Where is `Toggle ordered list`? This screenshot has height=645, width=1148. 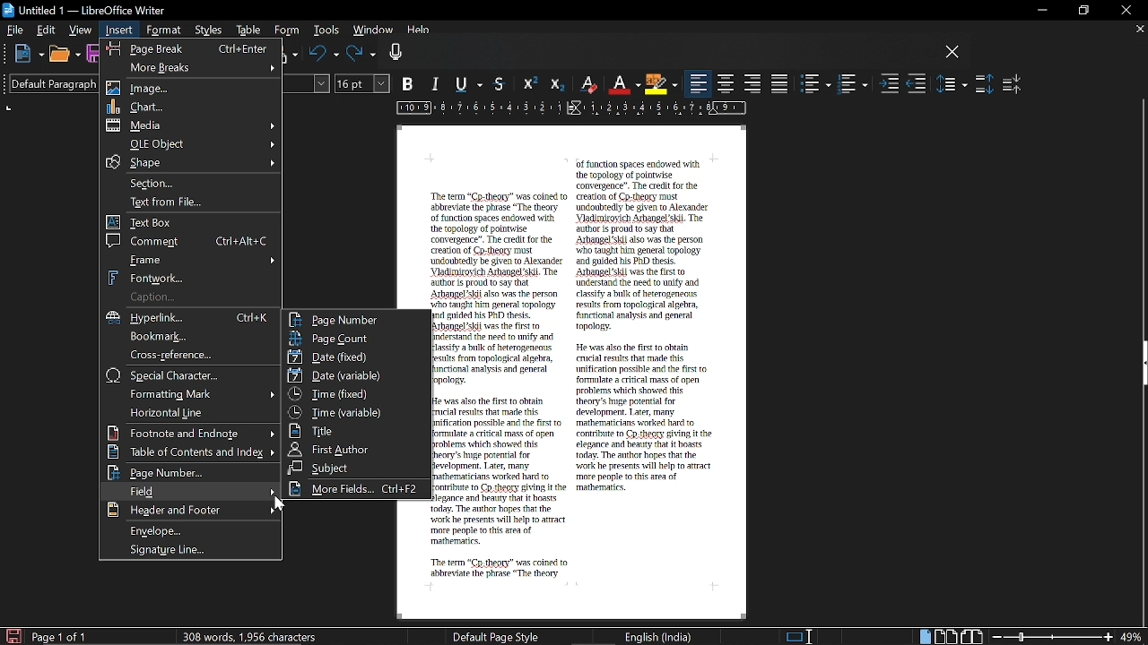 Toggle ordered list is located at coordinates (852, 84).